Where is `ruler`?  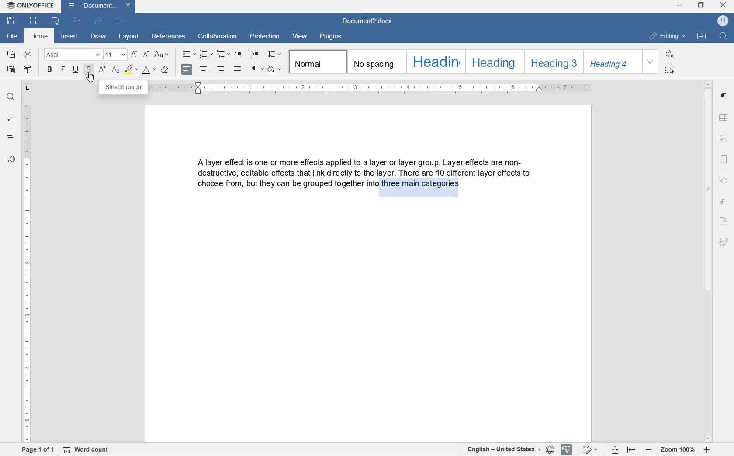 ruler is located at coordinates (28, 273).